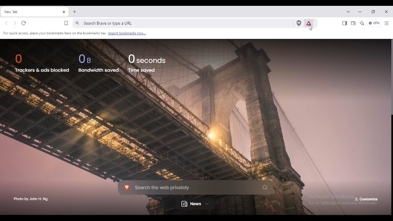 This screenshot has height=221, width=393. I want to click on close tab, so click(64, 12).